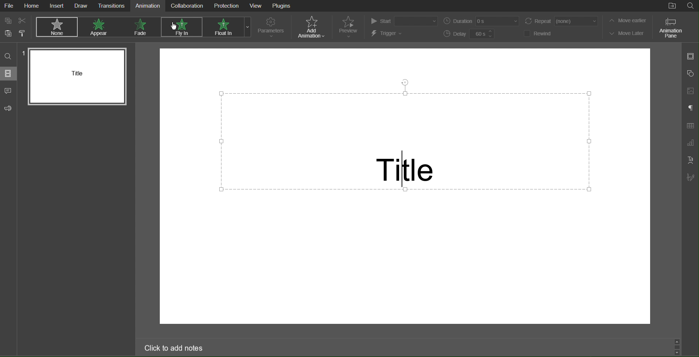  I want to click on Parameters, so click(272, 28).